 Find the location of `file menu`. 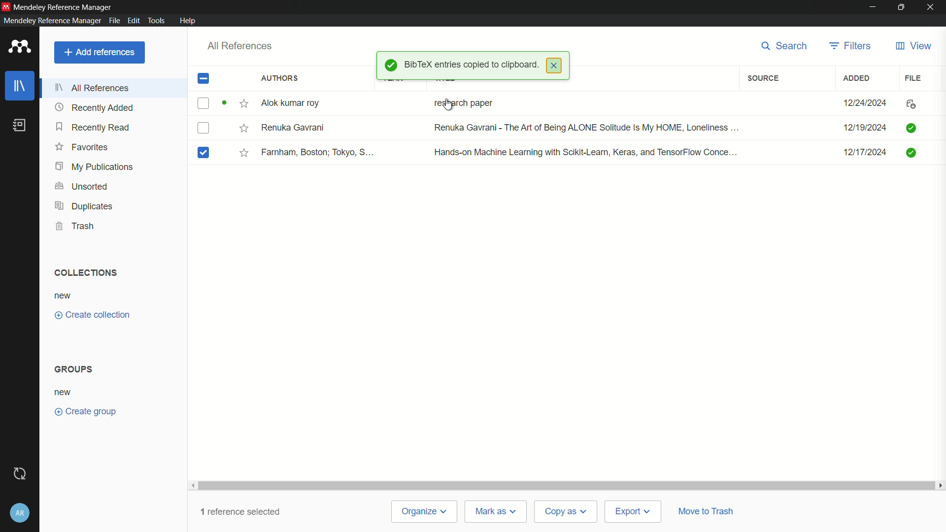

file menu is located at coordinates (114, 21).